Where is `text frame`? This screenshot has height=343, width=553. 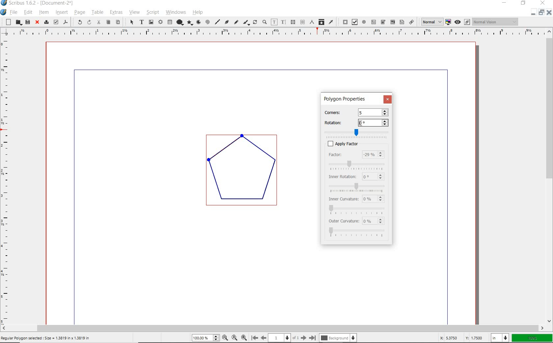
text frame is located at coordinates (142, 23).